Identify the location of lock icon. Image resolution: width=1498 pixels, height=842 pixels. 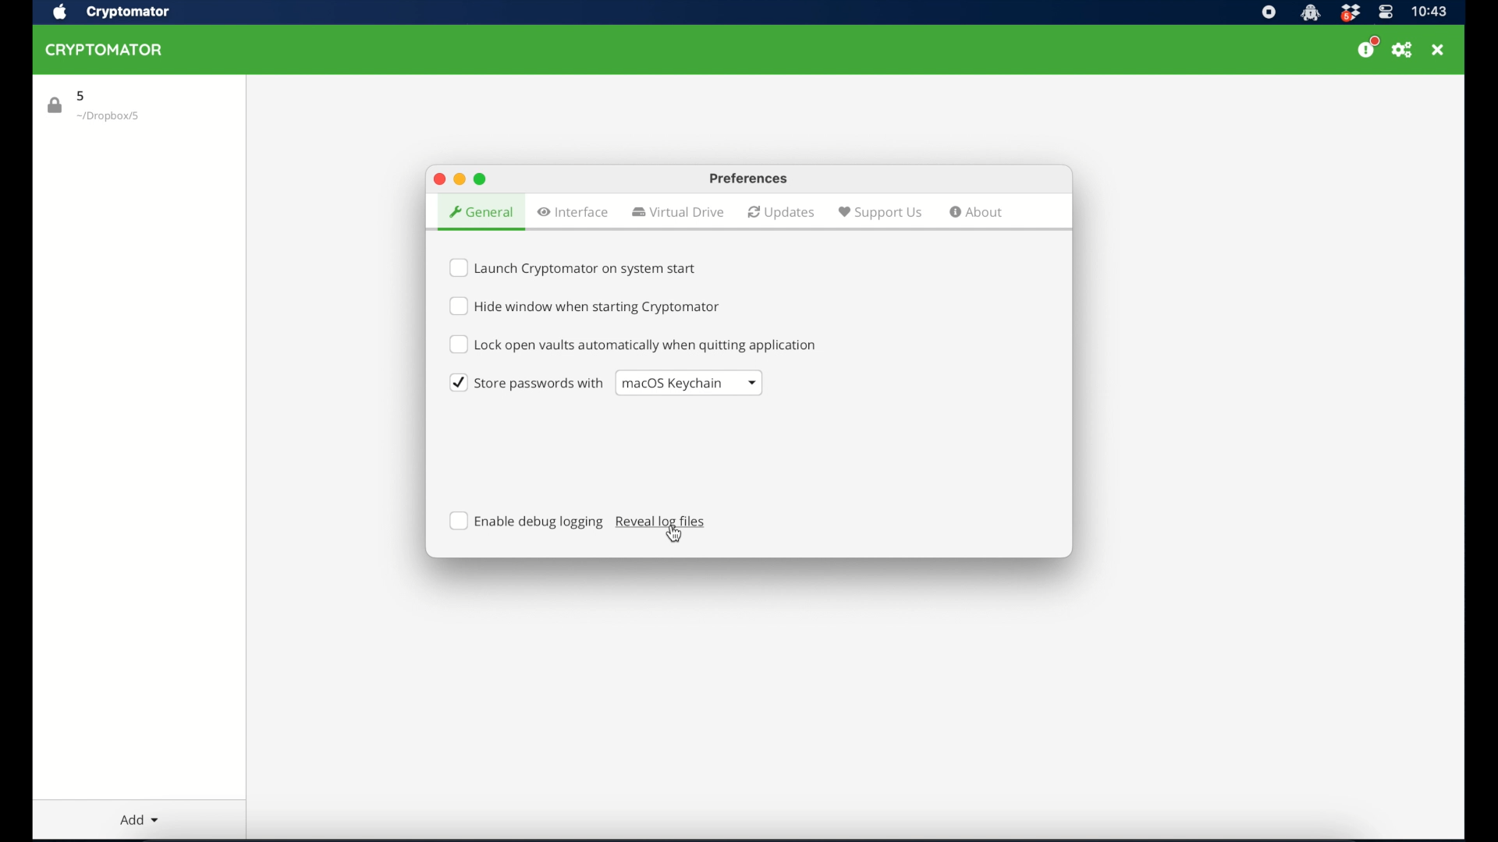
(55, 105).